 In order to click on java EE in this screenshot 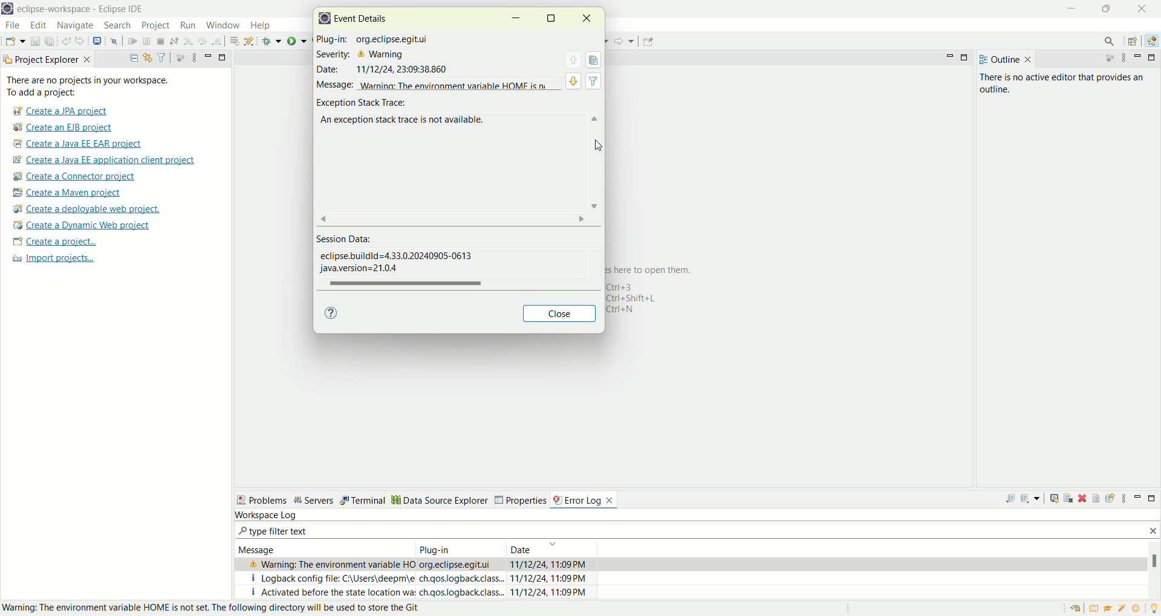, I will do `click(1151, 39)`.